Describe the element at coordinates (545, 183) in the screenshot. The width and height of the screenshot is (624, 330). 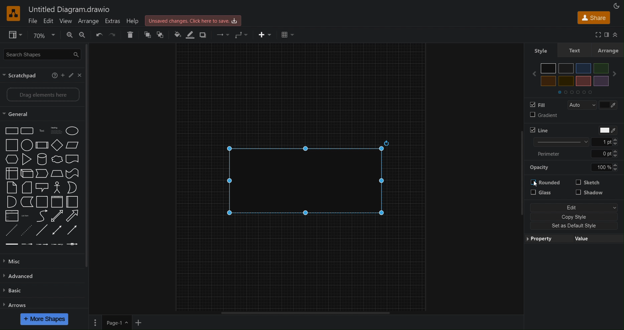
I see `Rounded` at that location.